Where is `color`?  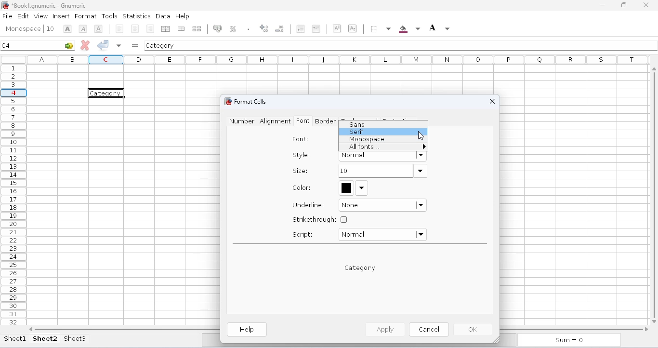
color is located at coordinates (354, 187).